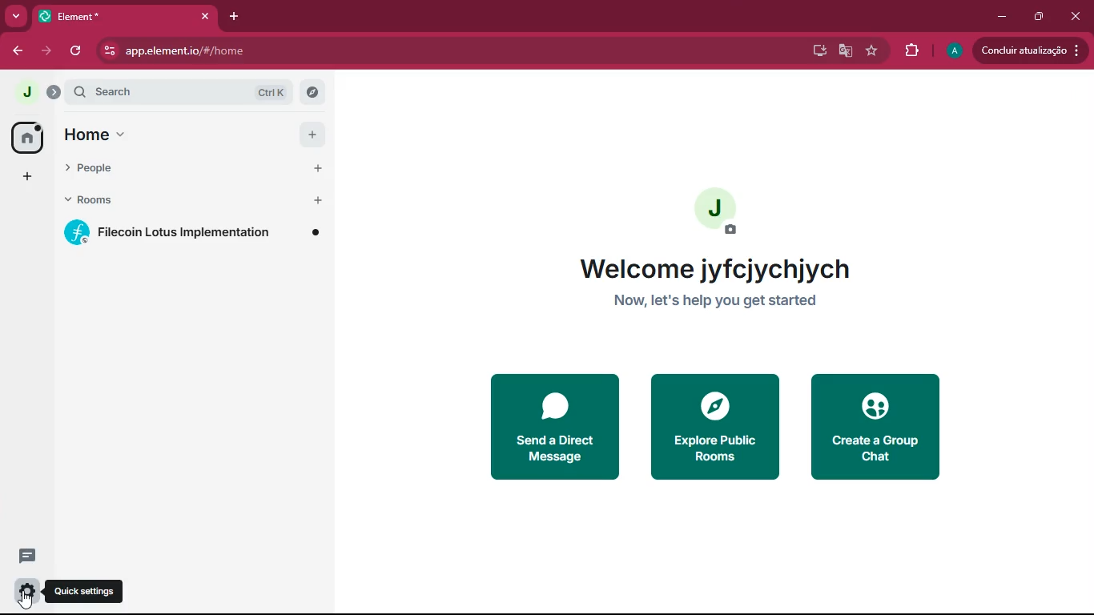 The width and height of the screenshot is (1094, 615). What do you see at coordinates (46, 50) in the screenshot?
I see `forward` at bounding box center [46, 50].